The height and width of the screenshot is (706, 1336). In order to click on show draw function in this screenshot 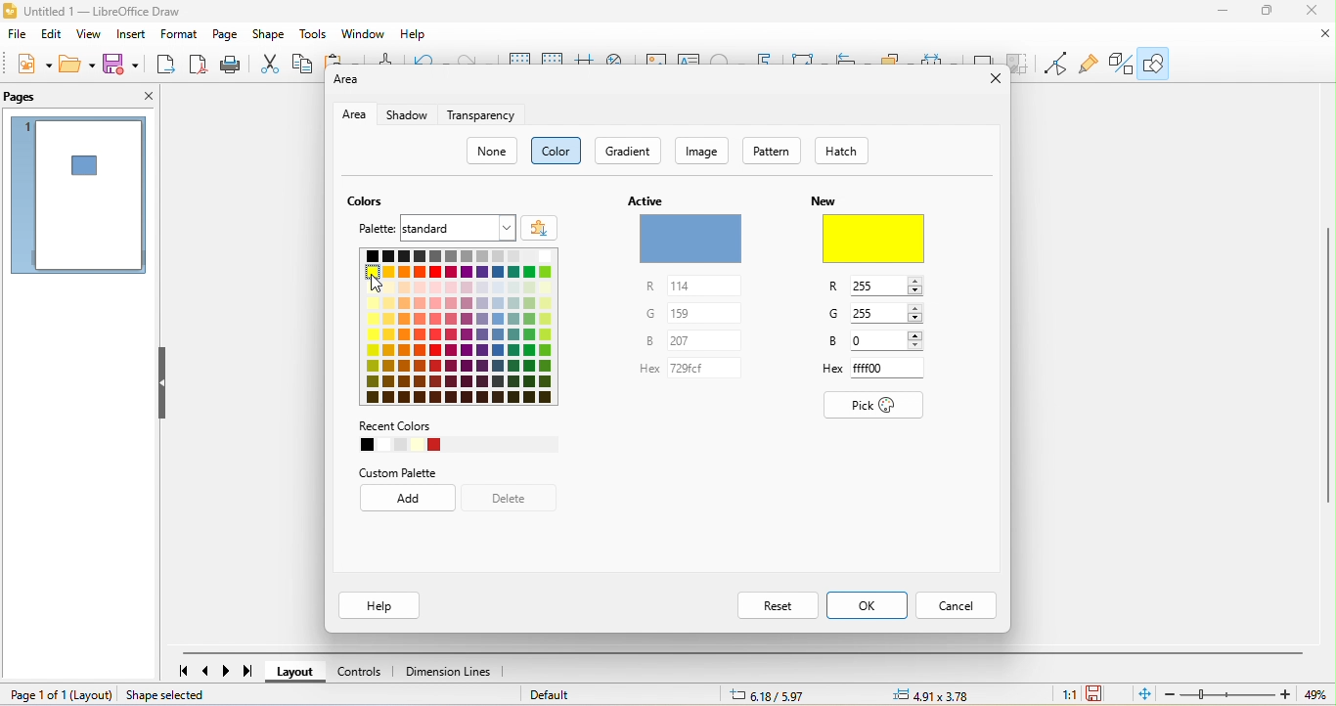, I will do `click(1157, 62)`.